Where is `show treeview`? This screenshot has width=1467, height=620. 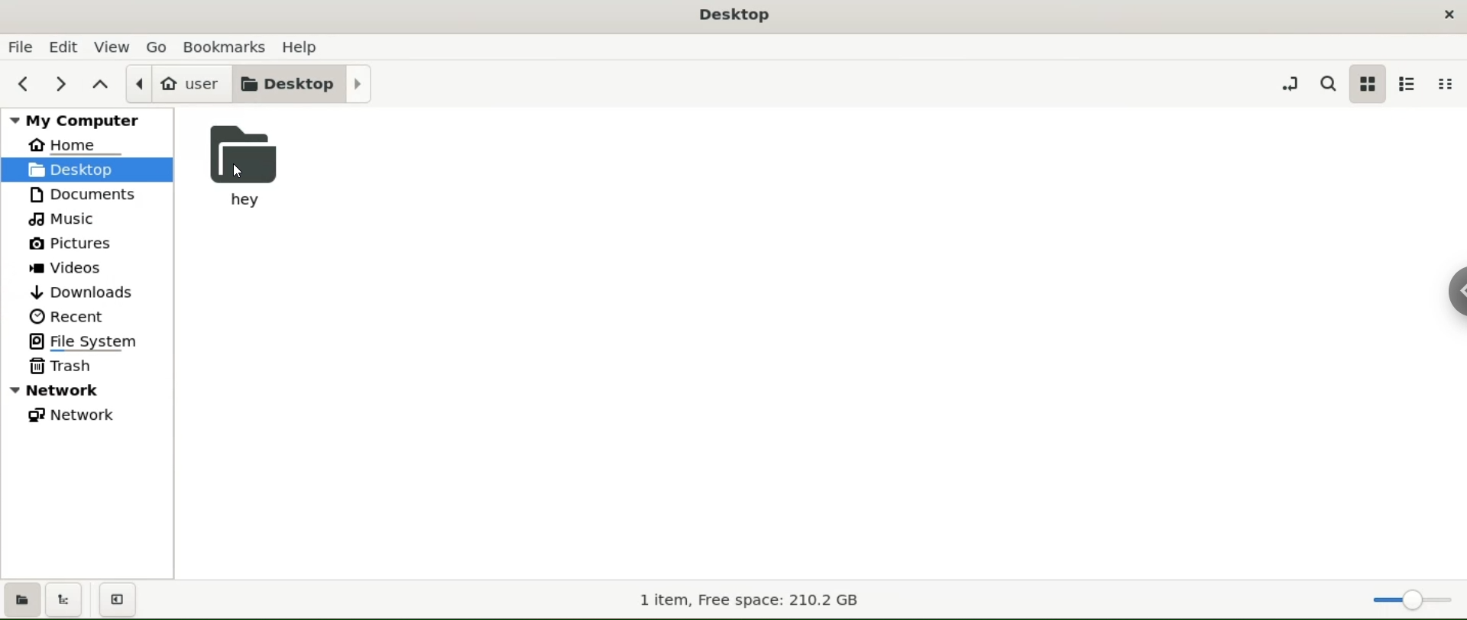 show treeview is located at coordinates (66, 599).